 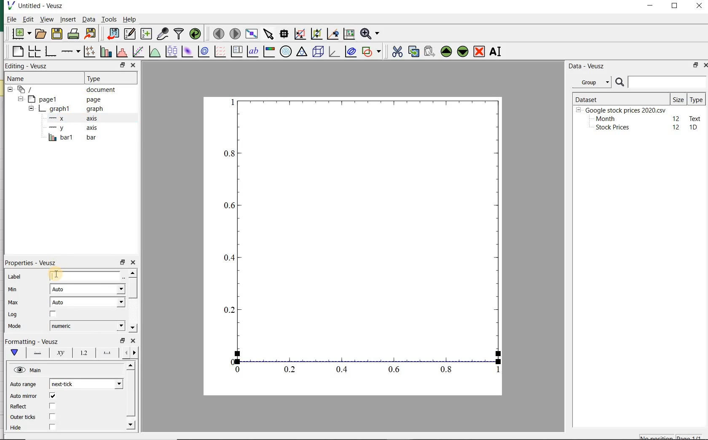 What do you see at coordinates (300, 34) in the screenshot?
I see `click or draw a rectangle to zoom graph axes` at bounding box center [300, 34].